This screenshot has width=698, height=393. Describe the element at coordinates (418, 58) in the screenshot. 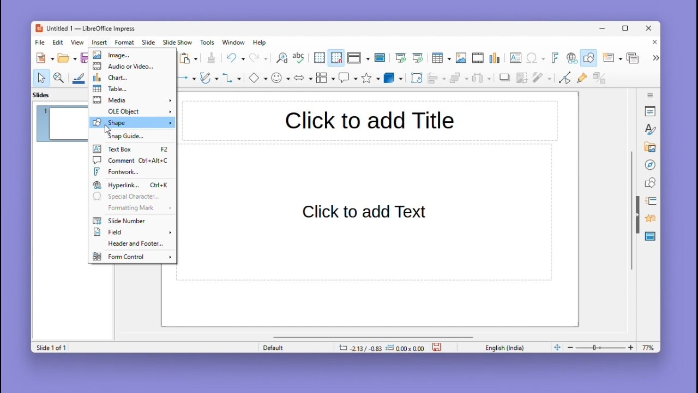

I see `Last slide` at that location.